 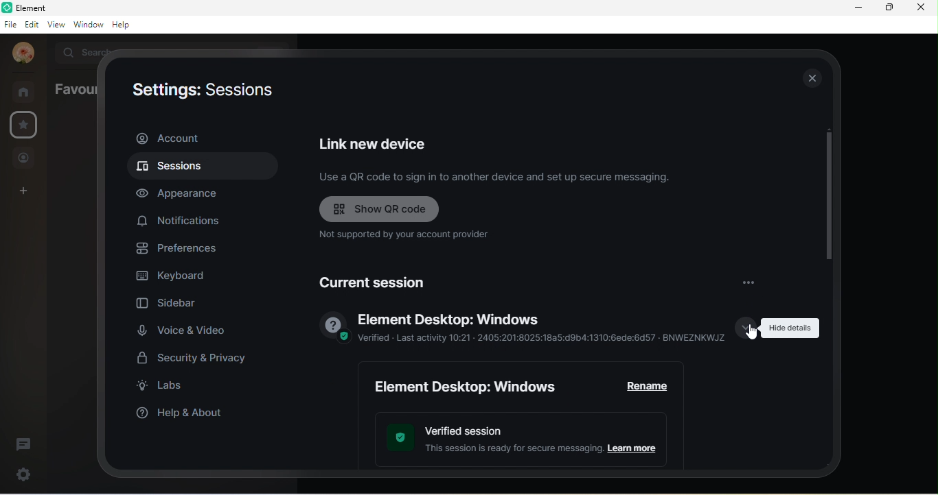 I want to click on threads, so click(x=24, y=445).